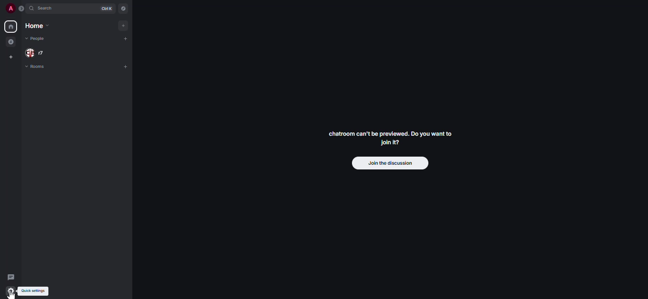 The image size is (648, 299). Describe the element at coordinates (105, 9) in the screenshot. I see `ctrl K` at that location.